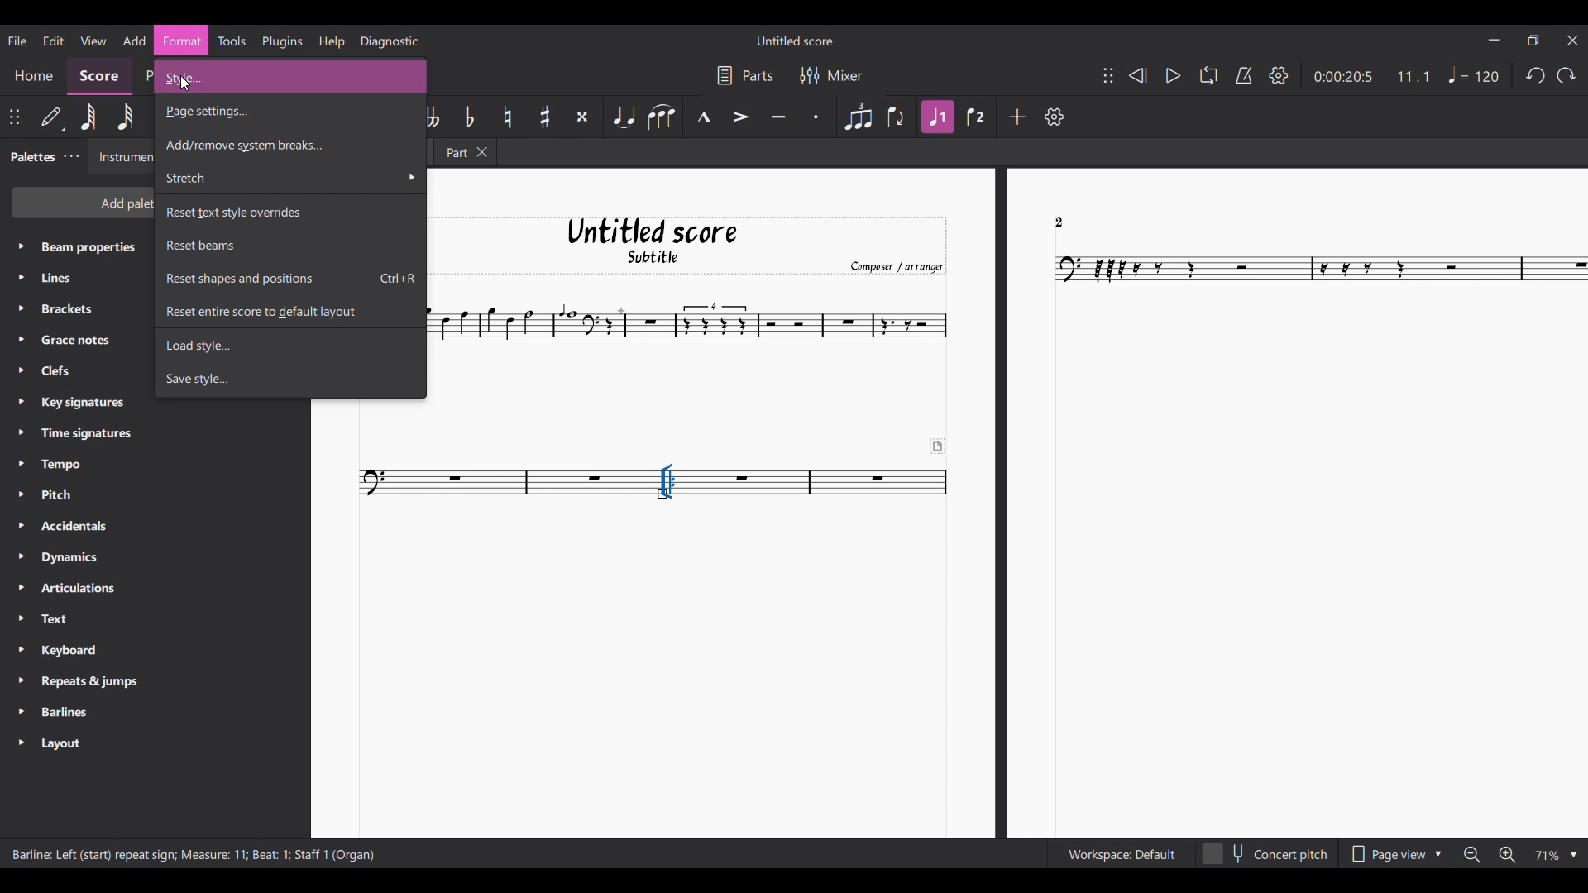 The image size is (1588, 893). What do you see at coordinates (289, 244) in the screenshot?
I see `Reset beams` at bounding box center [289, 244].